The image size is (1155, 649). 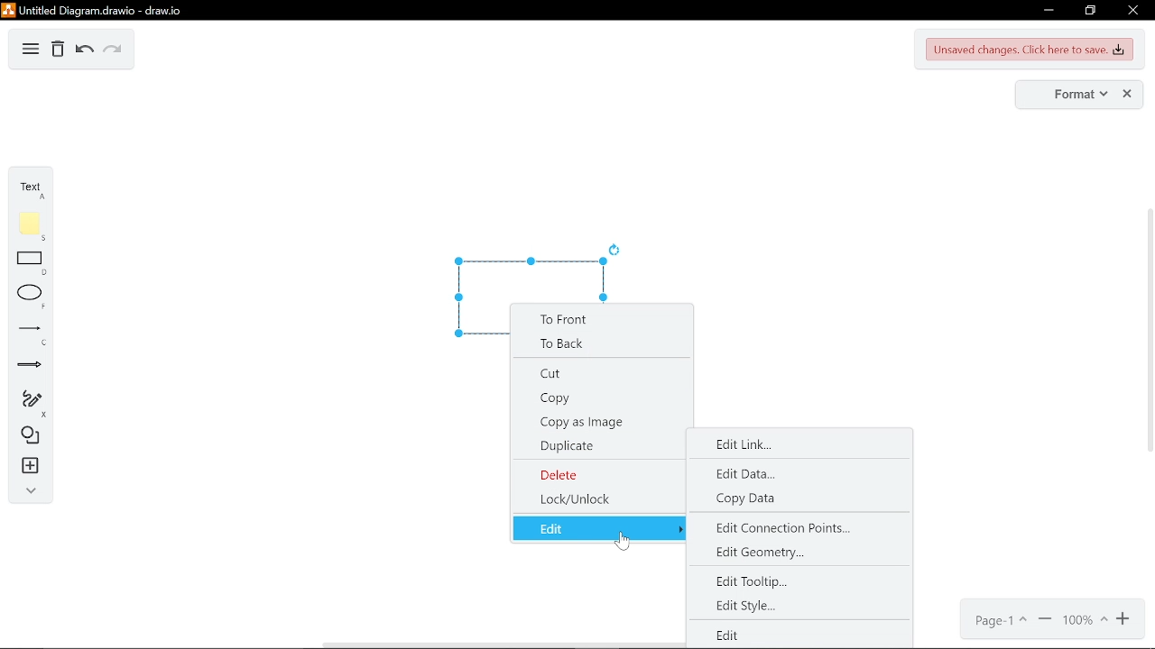 What do you see at coordinates (1047, 12) in the screenshot?
I see `minimize` at bounding box center [1047, 12].